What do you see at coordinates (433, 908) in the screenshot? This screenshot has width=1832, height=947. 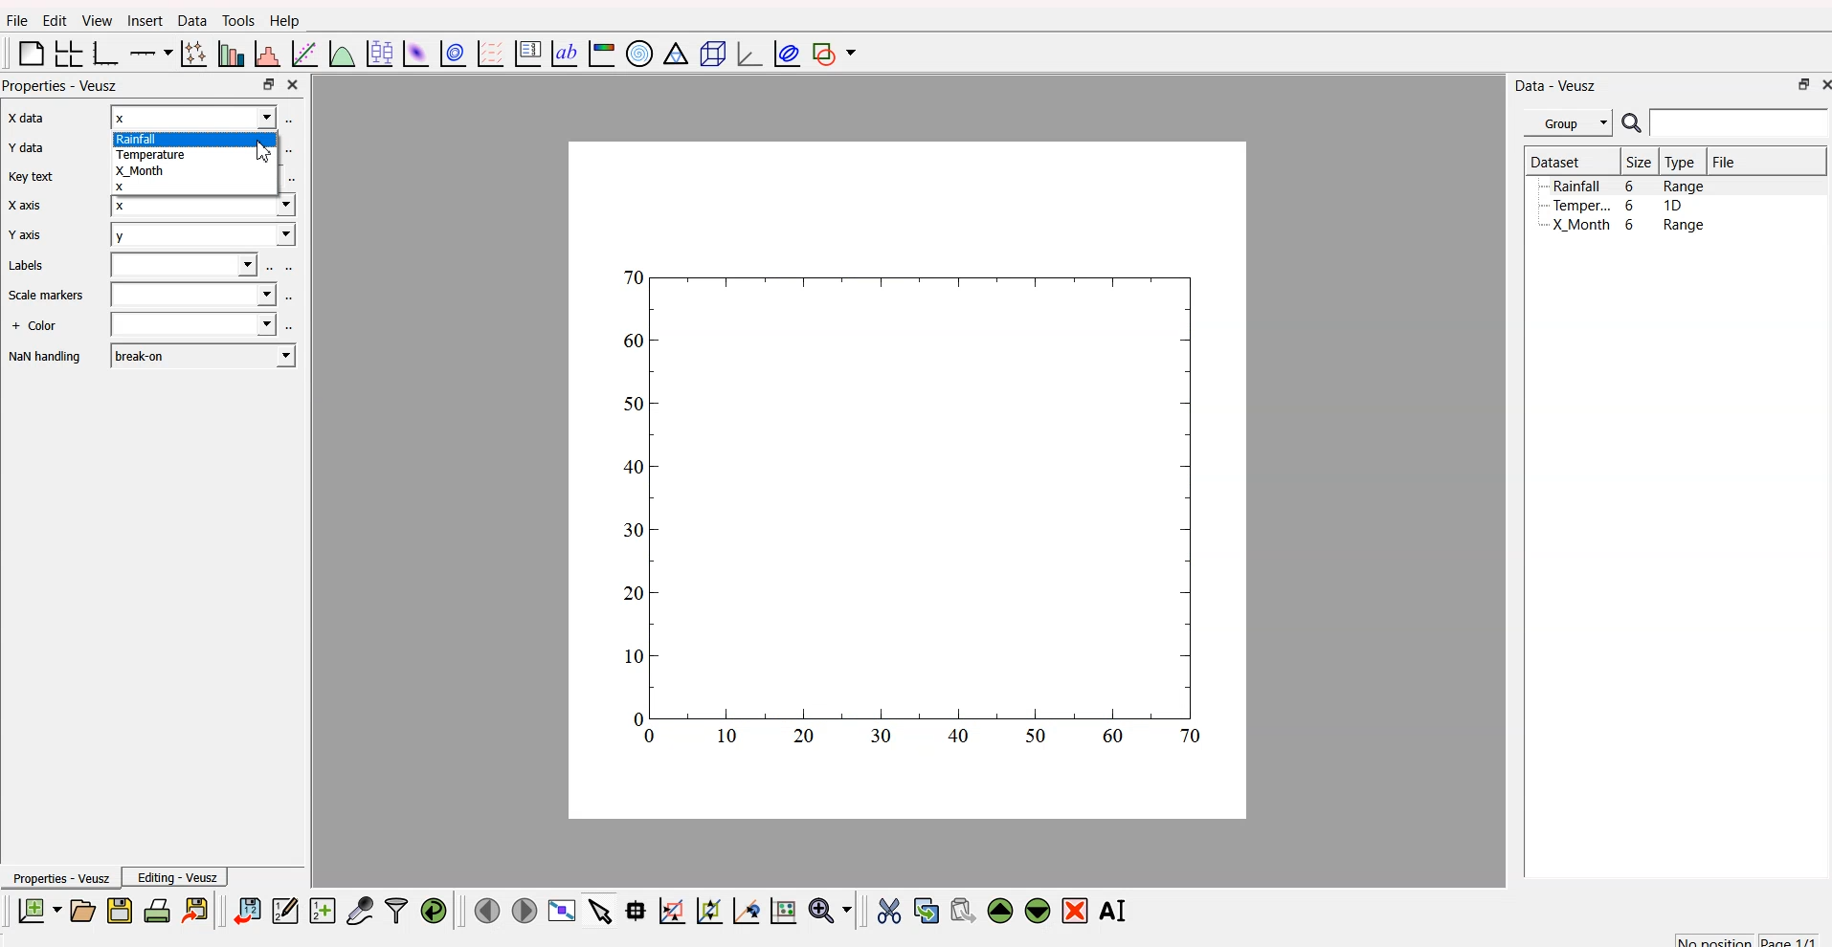 I see `reload linked dataset` at bounding box center [433, 908].